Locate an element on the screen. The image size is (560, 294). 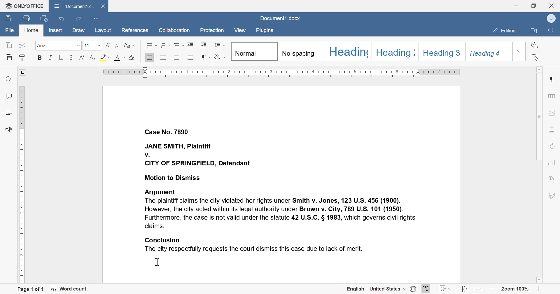
multilevel list is located at coordinates (179, 45).